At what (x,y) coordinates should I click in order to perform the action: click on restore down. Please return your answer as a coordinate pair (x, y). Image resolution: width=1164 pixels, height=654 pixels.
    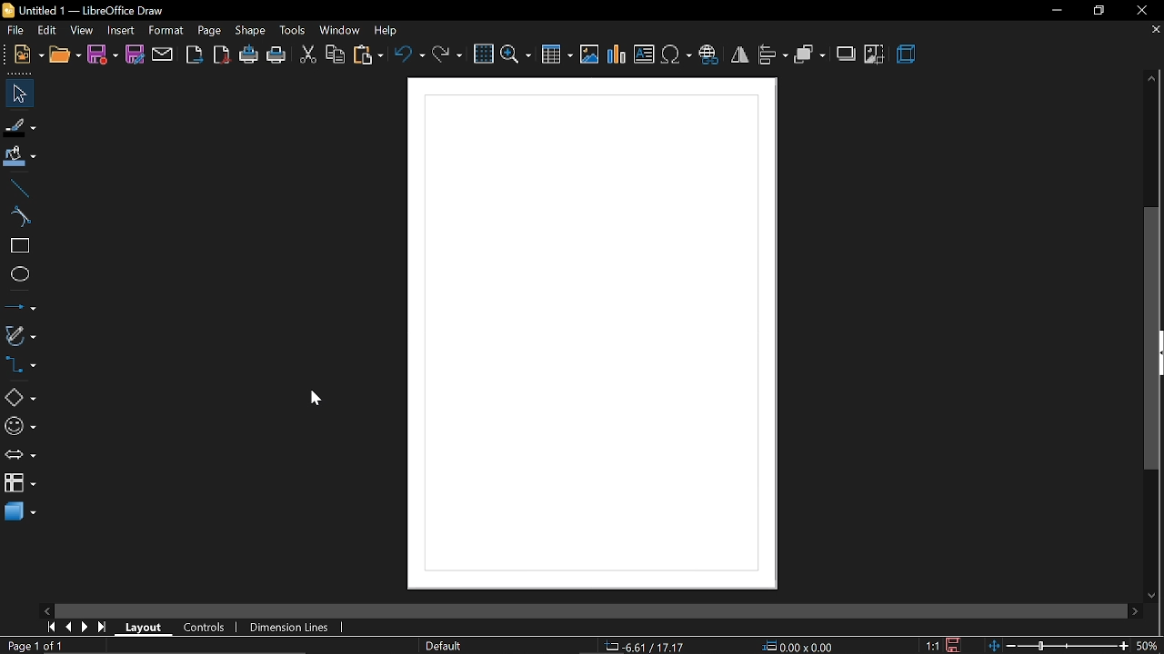
    Looking at the image, I should click on (1095, 11).